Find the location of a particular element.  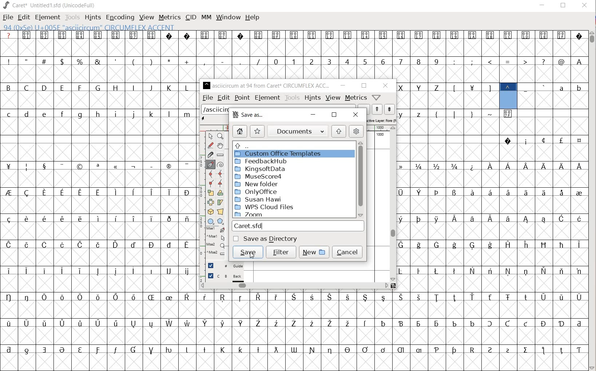

guide is located at coordinates (226, 266).